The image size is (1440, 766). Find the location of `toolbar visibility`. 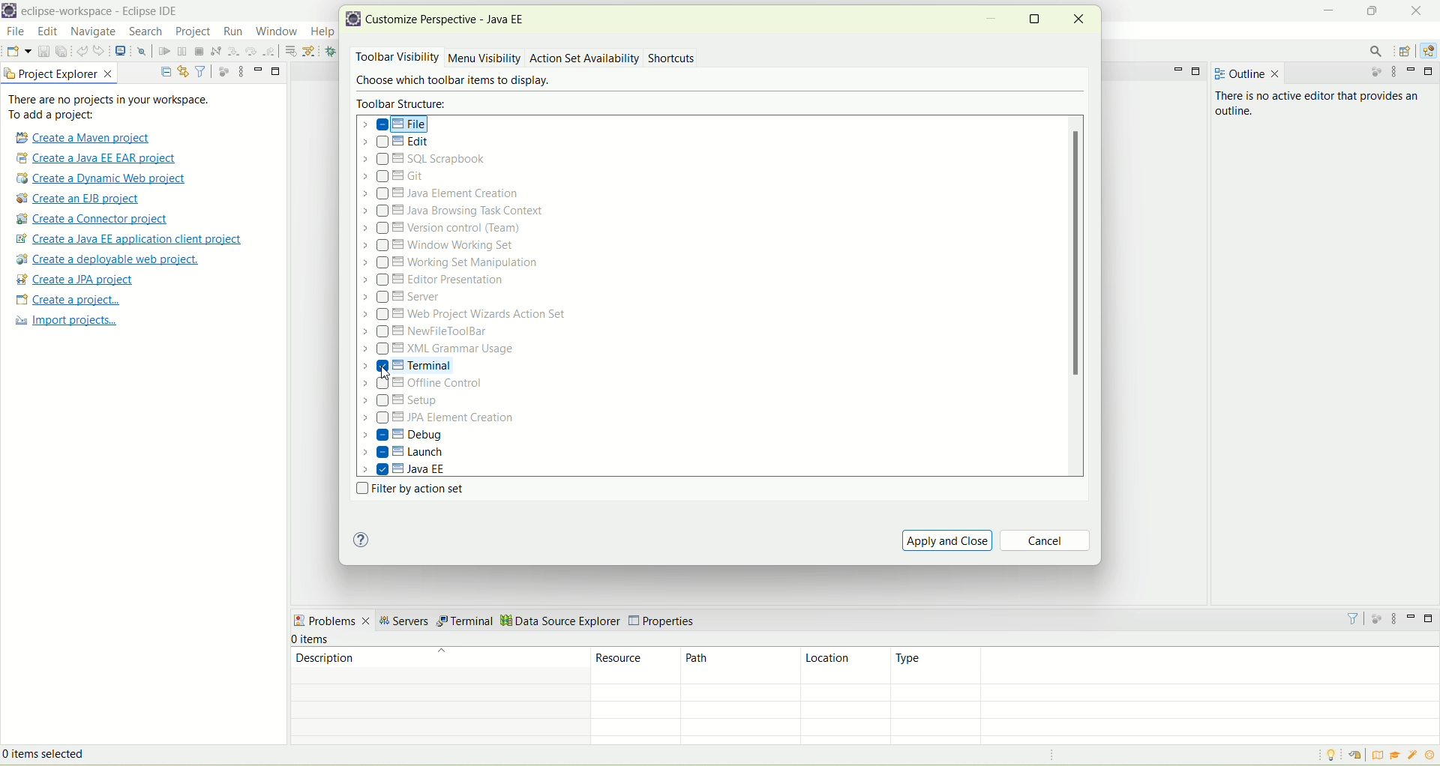

toolbar visibility is located at coordinates (394, 58).